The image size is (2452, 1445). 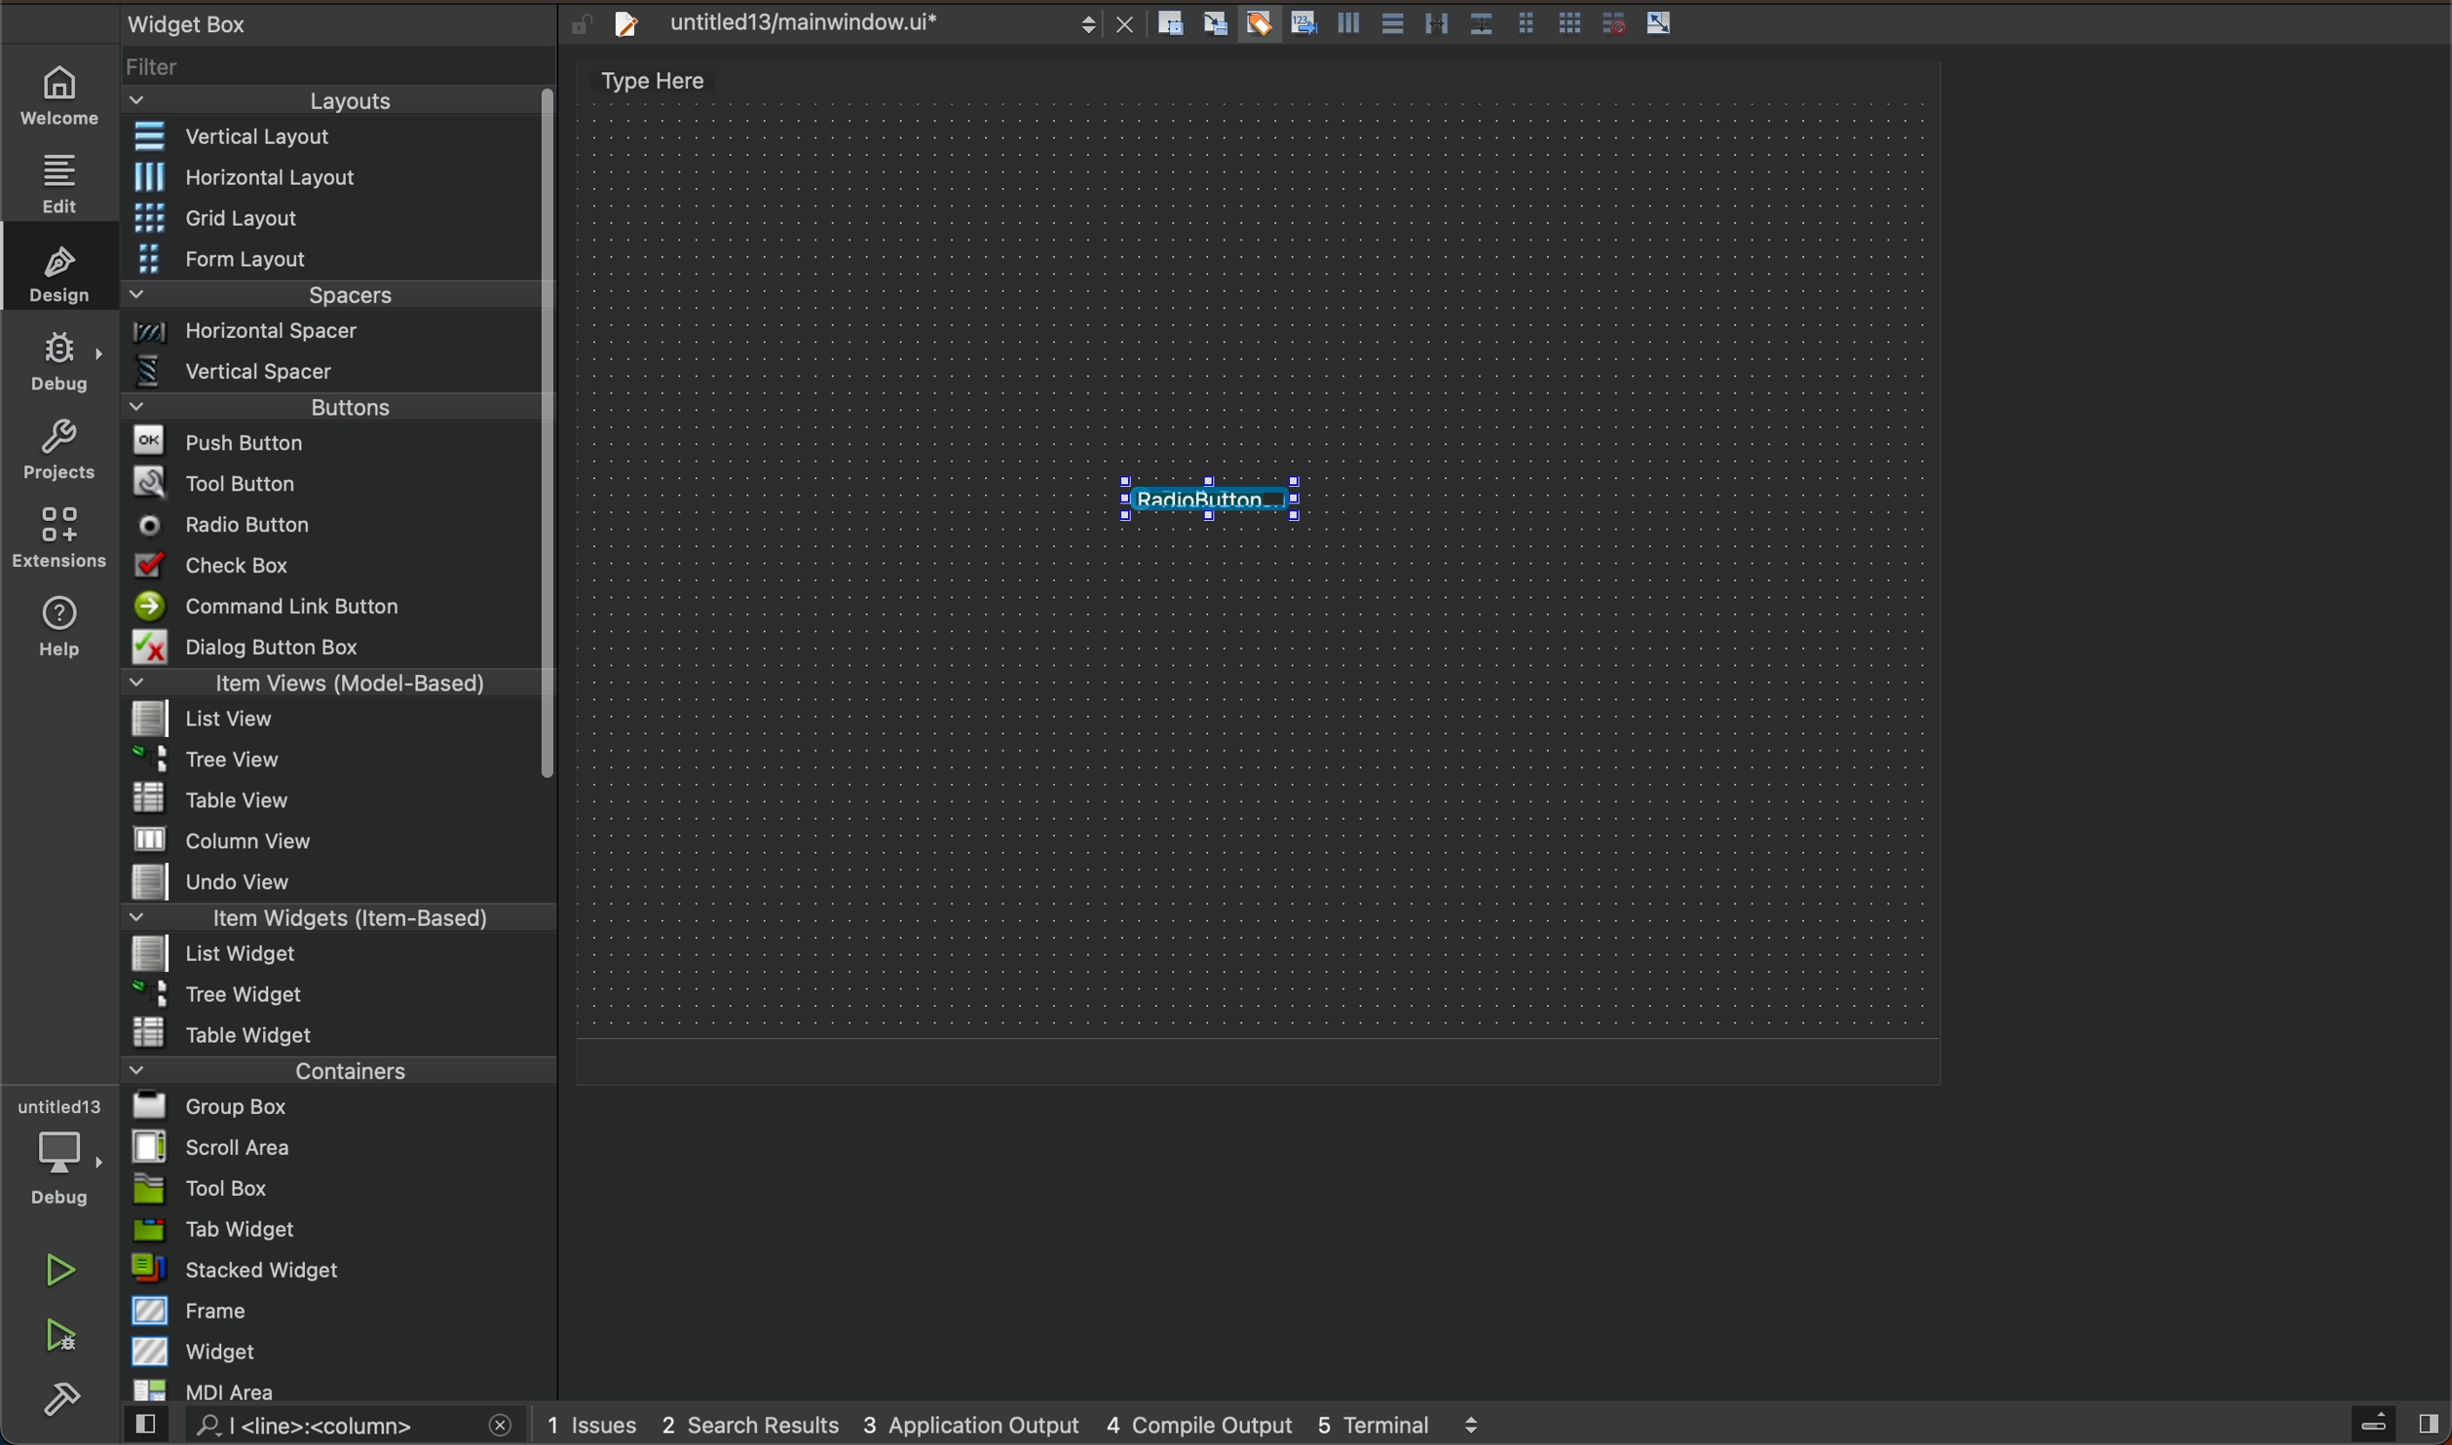 What do you see at coordinates (339, 800) in the screenshot?
I see `table view` at bounding box center [339, 800].